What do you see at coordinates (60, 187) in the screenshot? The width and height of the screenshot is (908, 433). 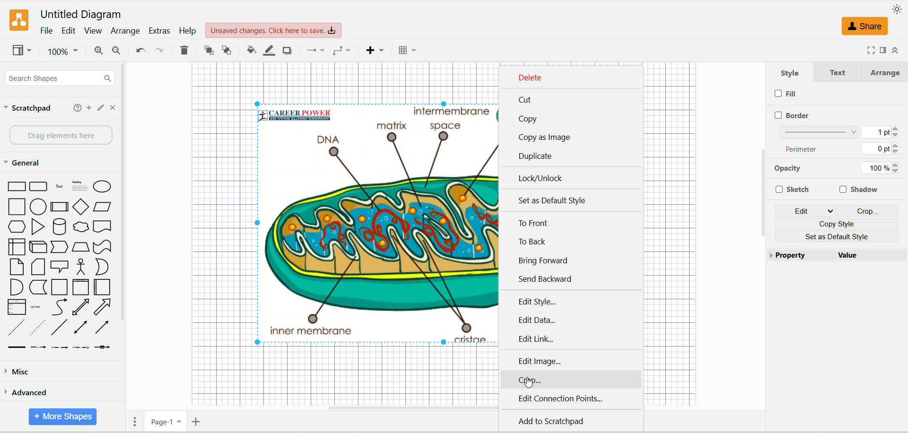 I see `Text` at bounding box center [60, 187].